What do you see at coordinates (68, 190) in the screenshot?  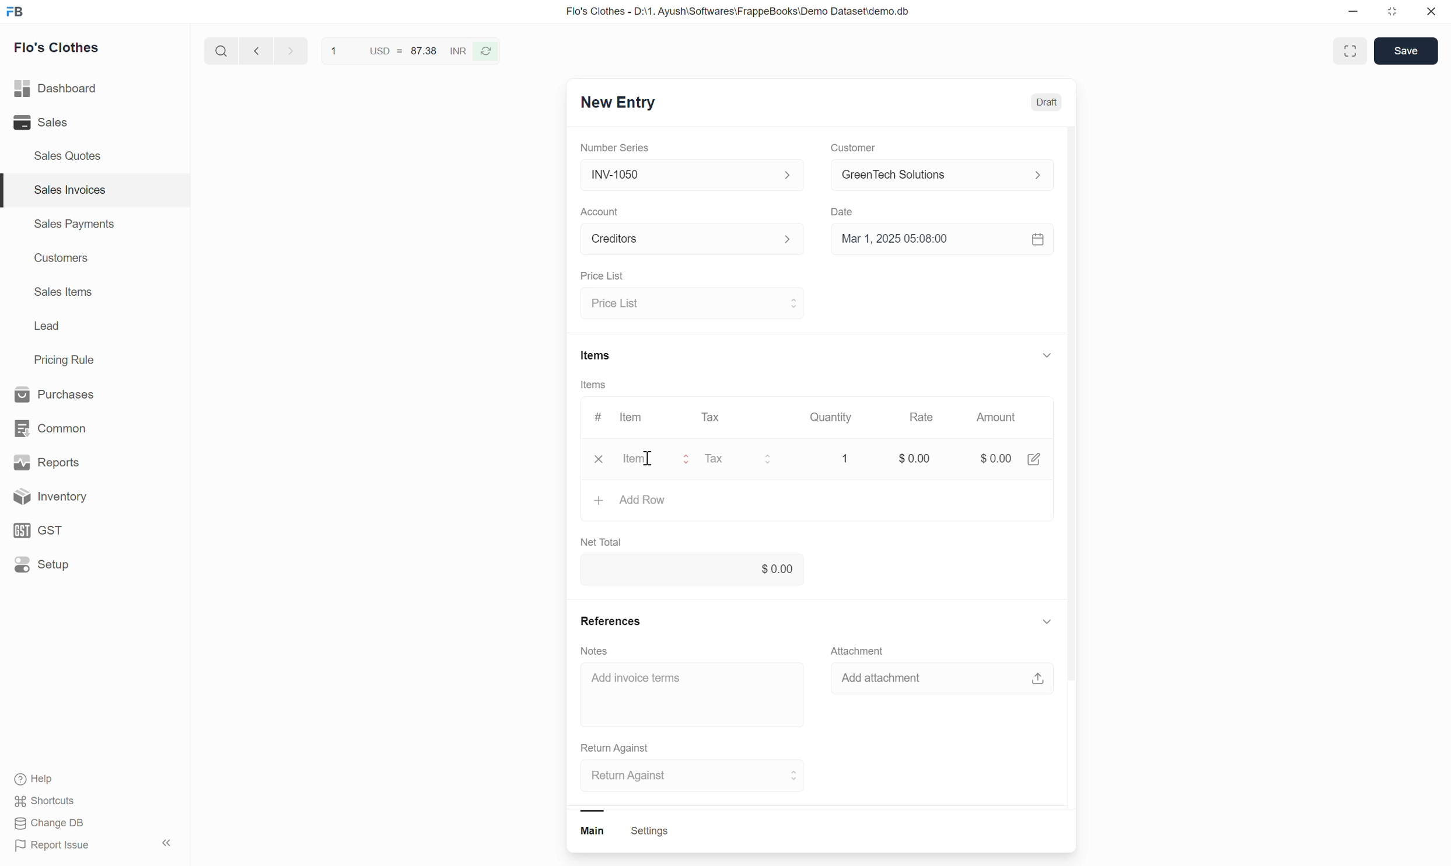 I see `Sales Invoices` at bounding box center [68, 190].